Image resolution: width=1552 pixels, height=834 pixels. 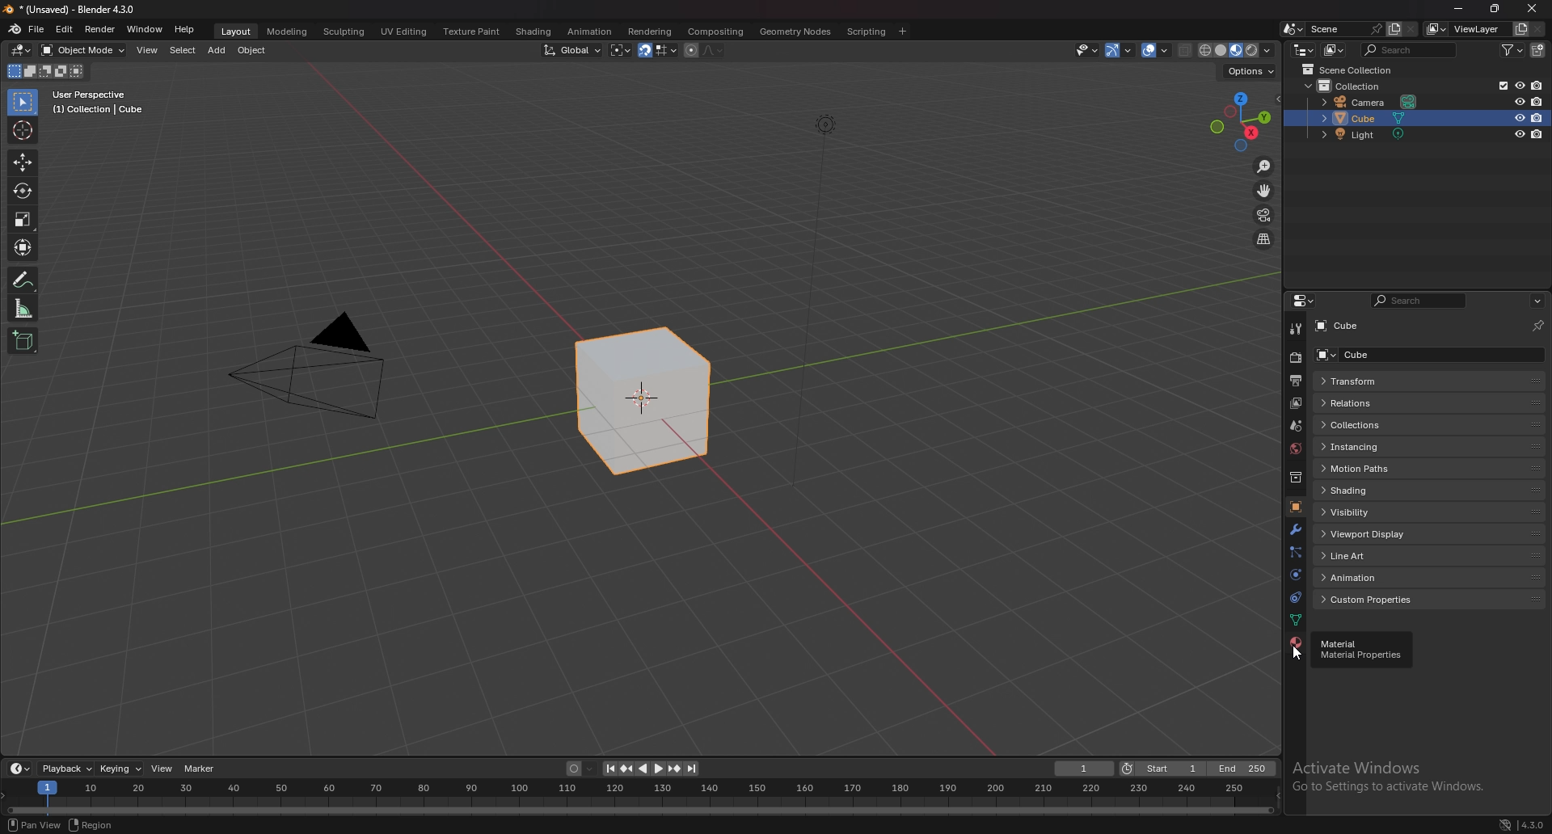 I want to click on select, so click(x=27, y=824).